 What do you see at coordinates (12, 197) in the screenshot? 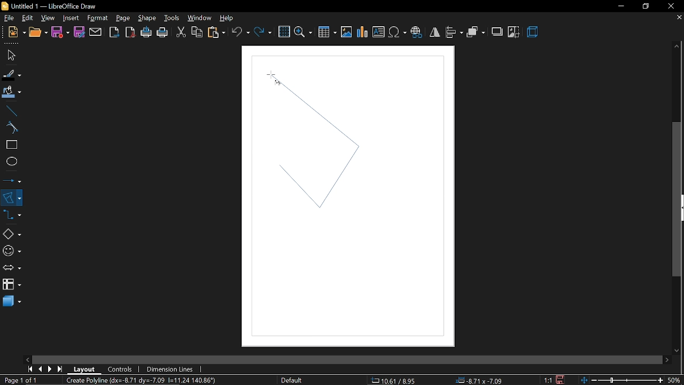
I see `curves and polygons` at bounding box center [12, 197].